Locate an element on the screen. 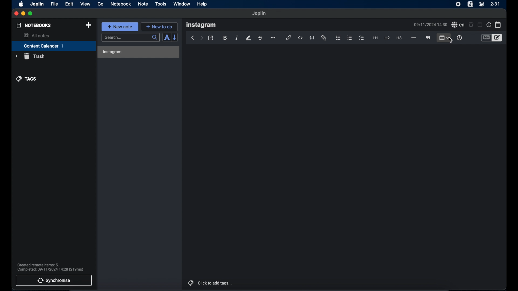 This screenshot has height=291, width=518. note is located at coordinates (143, 4).